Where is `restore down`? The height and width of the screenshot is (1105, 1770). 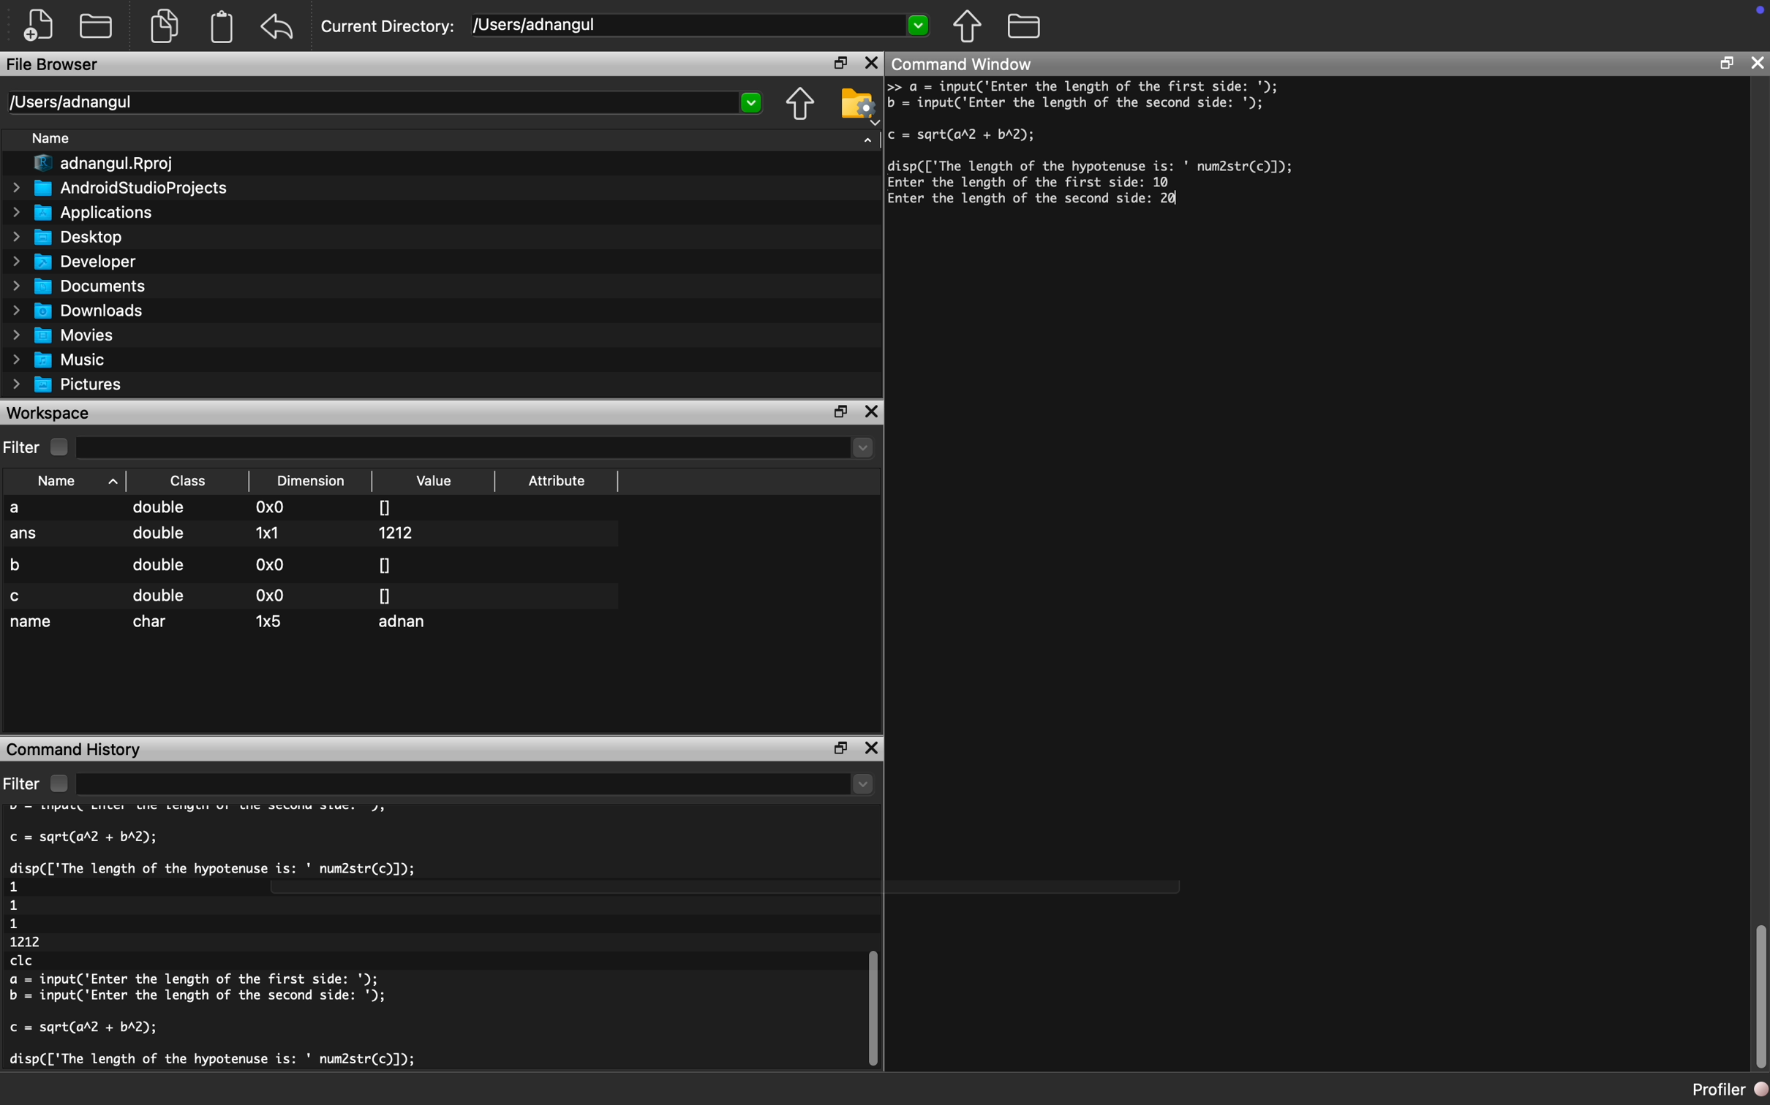 restore down is located at coordinates (1725, 66).